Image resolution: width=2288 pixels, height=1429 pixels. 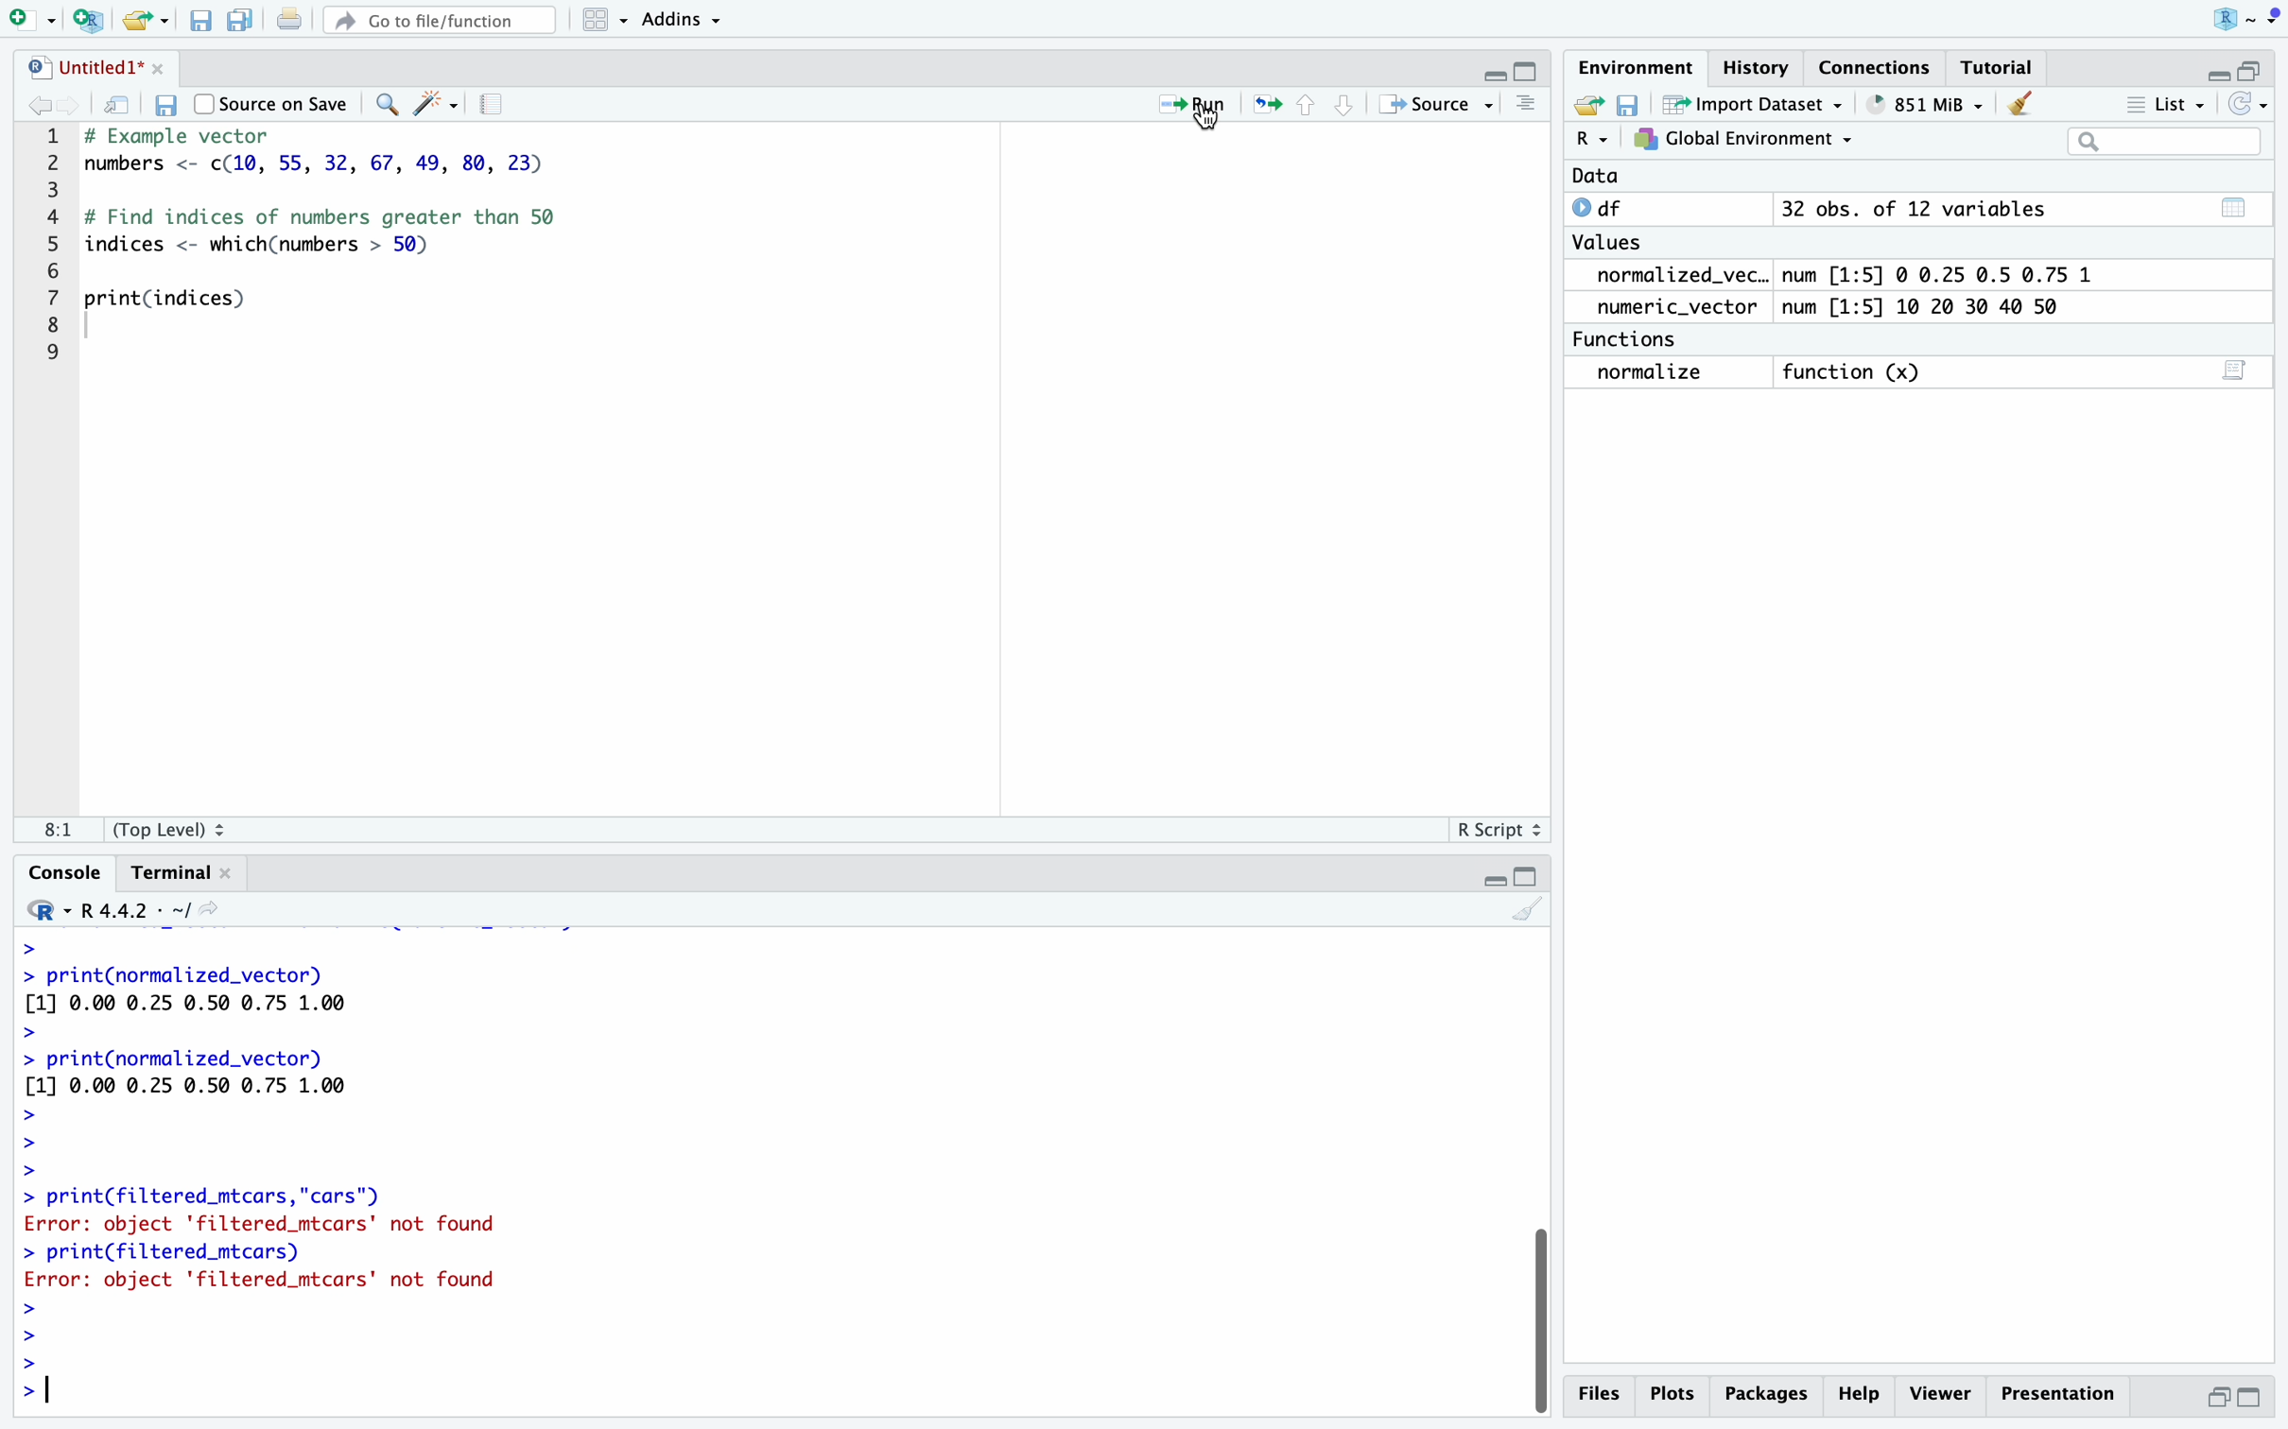 What do you see at coordinates (1305, 103) in the screenshot?
I see `go to previous section` at bounding box center [1305, 103].